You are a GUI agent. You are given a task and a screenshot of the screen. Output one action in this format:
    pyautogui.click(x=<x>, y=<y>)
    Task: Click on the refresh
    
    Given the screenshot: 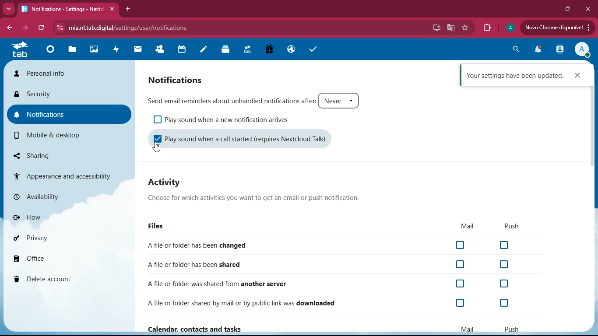 What is the action you would take?
    pyautogui.click(x=42, y=28)
    